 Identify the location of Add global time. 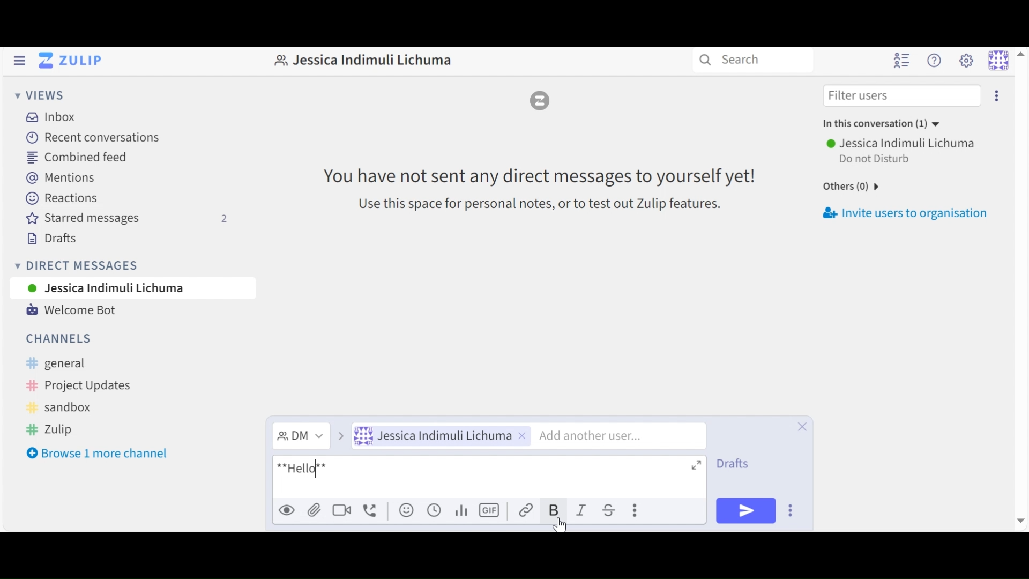
(433, 510).